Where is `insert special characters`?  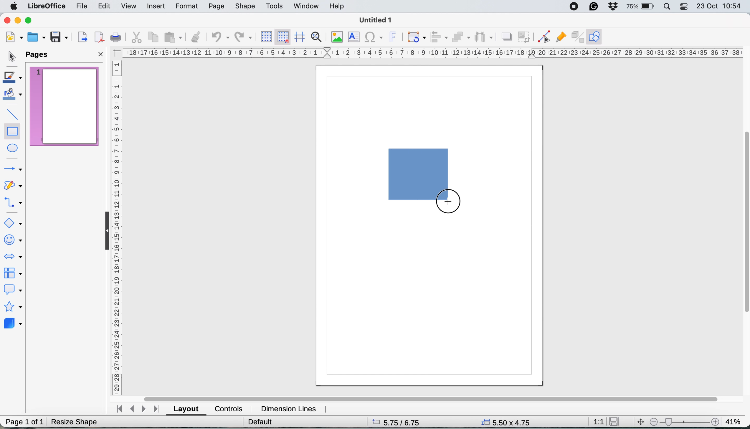 insert special characters is located at coordinates (374, 38).